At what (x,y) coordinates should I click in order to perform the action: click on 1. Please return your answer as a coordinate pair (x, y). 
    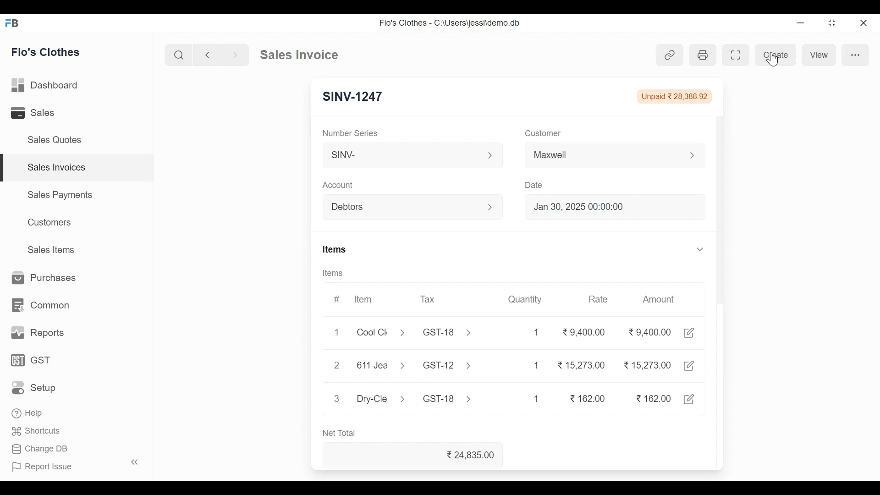
    Looking at the image, I should click on (538, 331).